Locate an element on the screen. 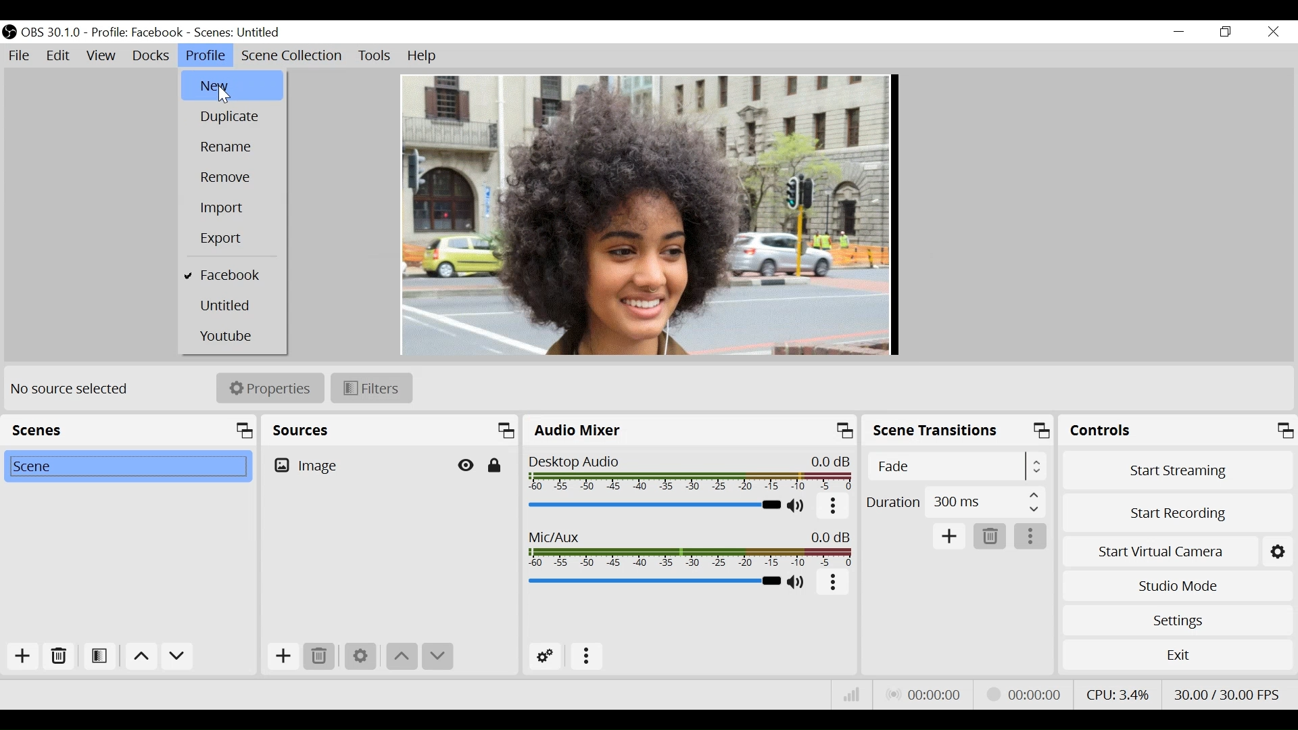 The height and width of the screenshot is (730, 1298). File is located at coordinates (21, 56).